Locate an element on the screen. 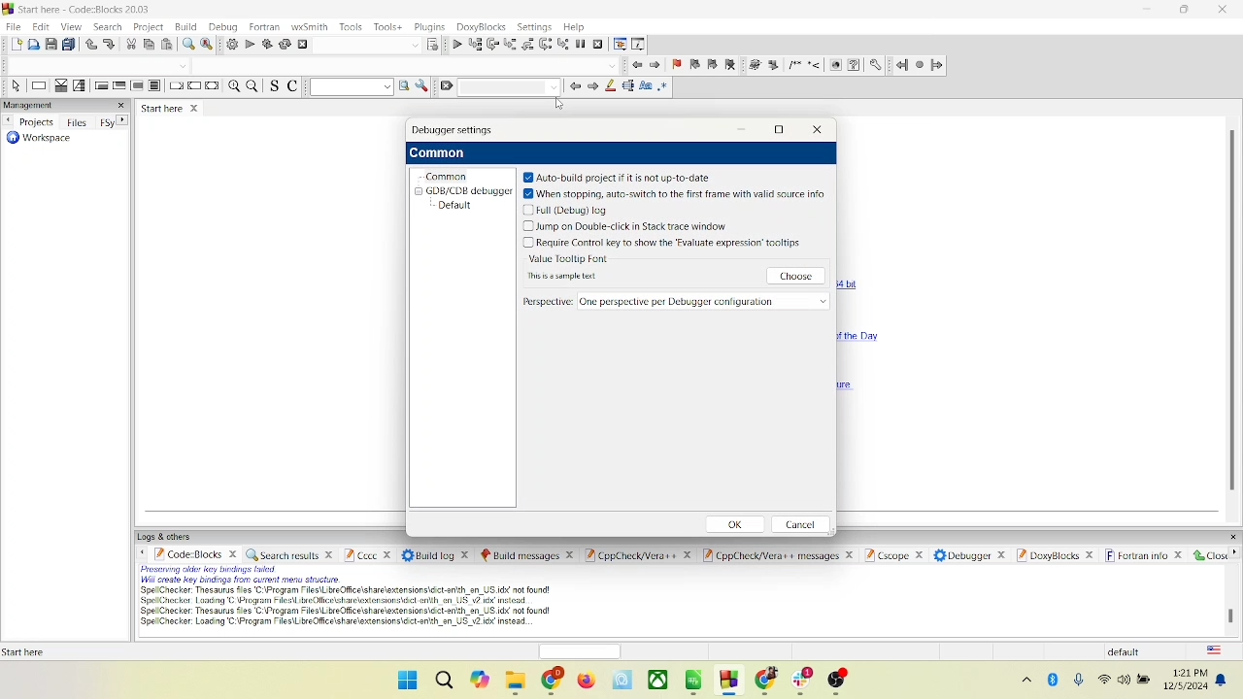 This screenshot has height=699, width=1243. run to cursor is located at coordinates (475, 44).